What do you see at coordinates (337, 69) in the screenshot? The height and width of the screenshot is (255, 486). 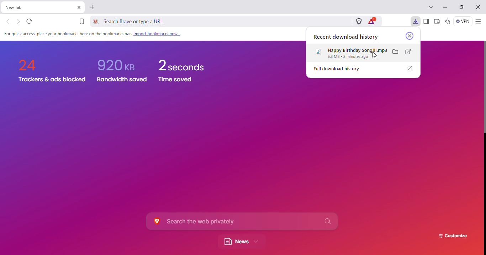 I see `full download history` at bounding box center [337, 69].